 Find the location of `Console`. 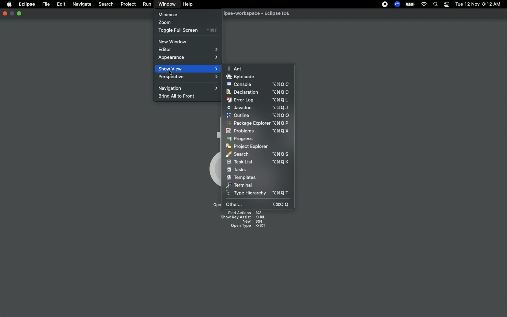

Console is located at coordinates (258, 85).